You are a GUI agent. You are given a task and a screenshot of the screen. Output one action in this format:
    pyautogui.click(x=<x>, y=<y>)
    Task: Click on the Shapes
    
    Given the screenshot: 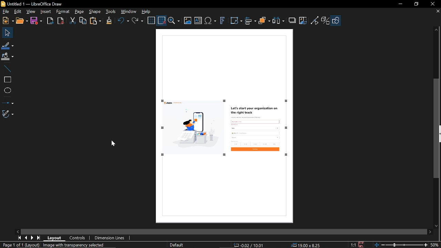 What is the action you would take?
    pyautogui.click(x=337, y=20)
    